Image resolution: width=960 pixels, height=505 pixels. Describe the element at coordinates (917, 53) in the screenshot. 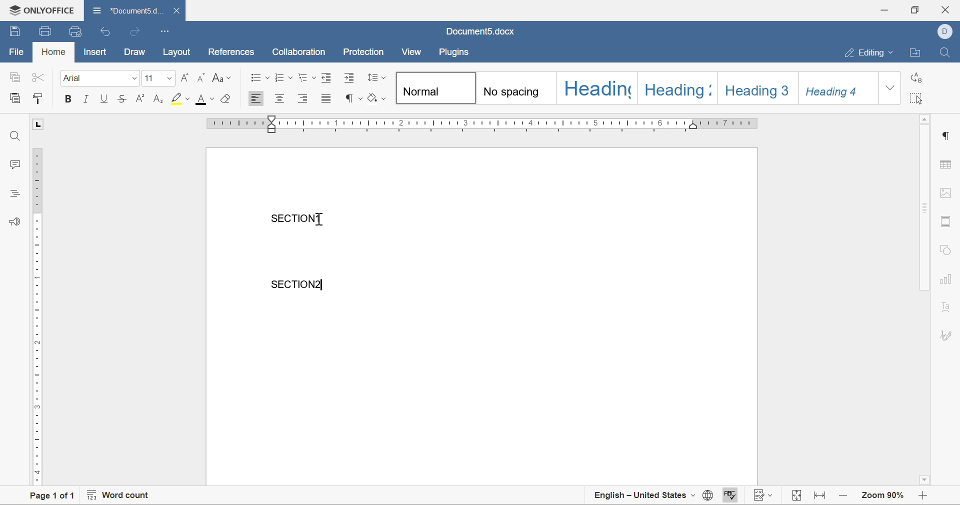

I see `open file location` at that location.